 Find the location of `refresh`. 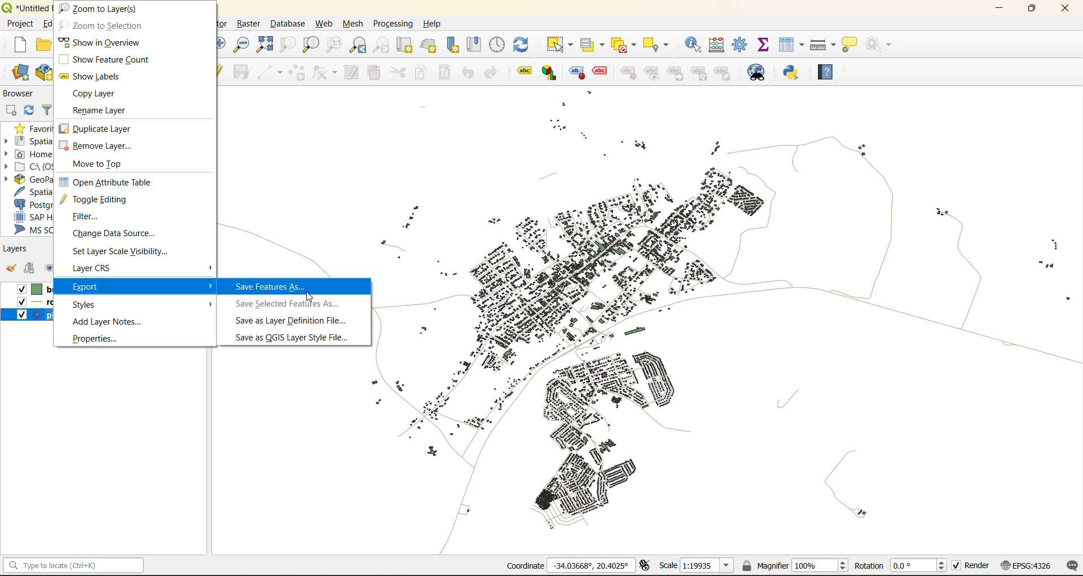

refresh is located at coordinates (527, 42).